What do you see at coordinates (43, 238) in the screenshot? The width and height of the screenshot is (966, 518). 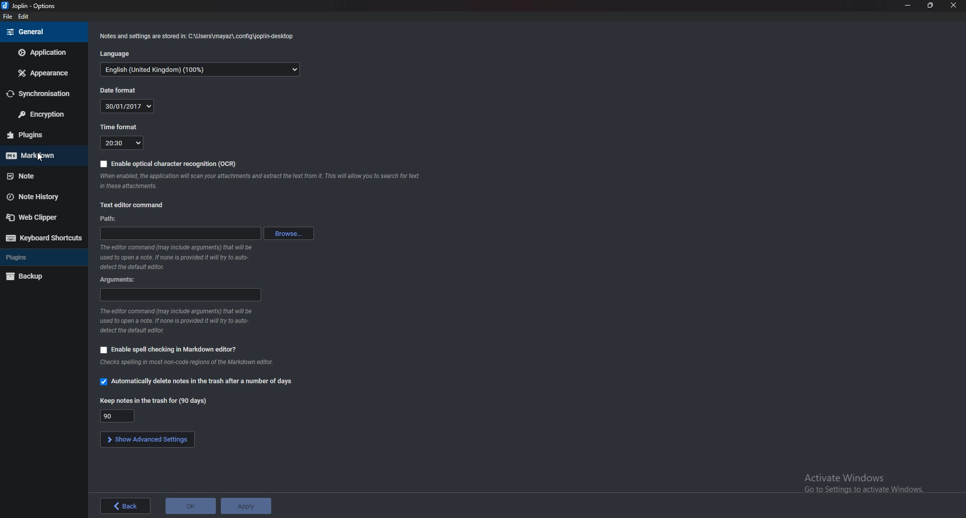 I see `Keyboard shortcuts` at bounding box center [43, 238].